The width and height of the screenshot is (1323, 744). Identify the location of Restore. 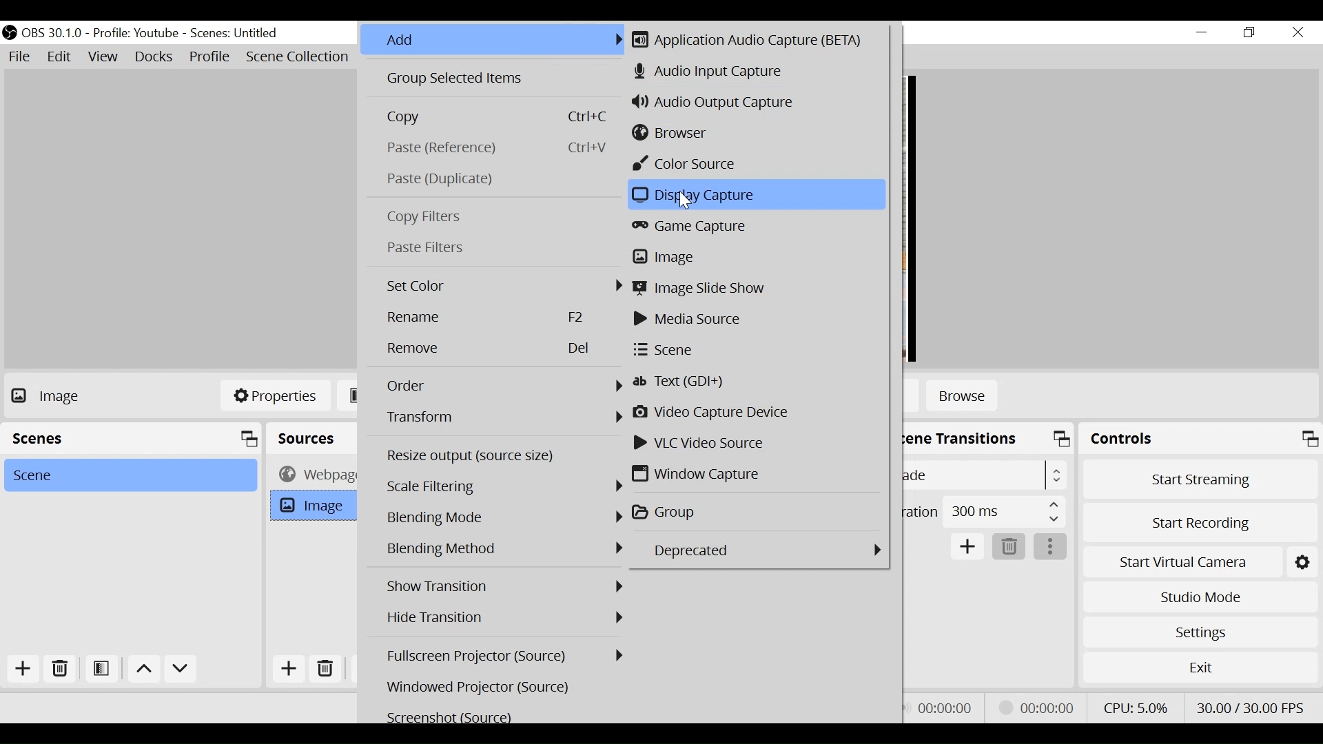
(1249, 33).